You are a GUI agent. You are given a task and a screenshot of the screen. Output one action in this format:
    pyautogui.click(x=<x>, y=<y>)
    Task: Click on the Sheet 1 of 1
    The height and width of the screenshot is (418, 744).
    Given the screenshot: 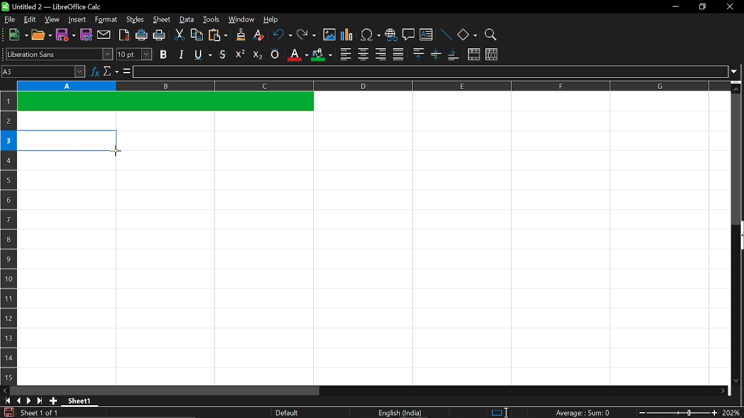 What is the action you would take?
    pyautogui.click(x=40, y=413)
    